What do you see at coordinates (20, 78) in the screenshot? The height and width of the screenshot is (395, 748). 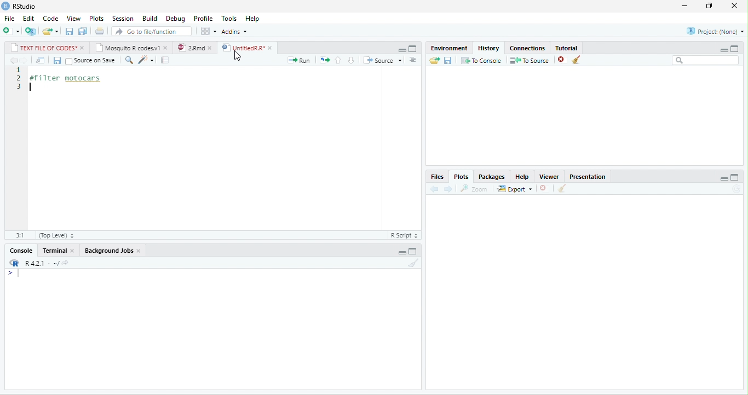 I see `2` at bounding box center [20, 78].